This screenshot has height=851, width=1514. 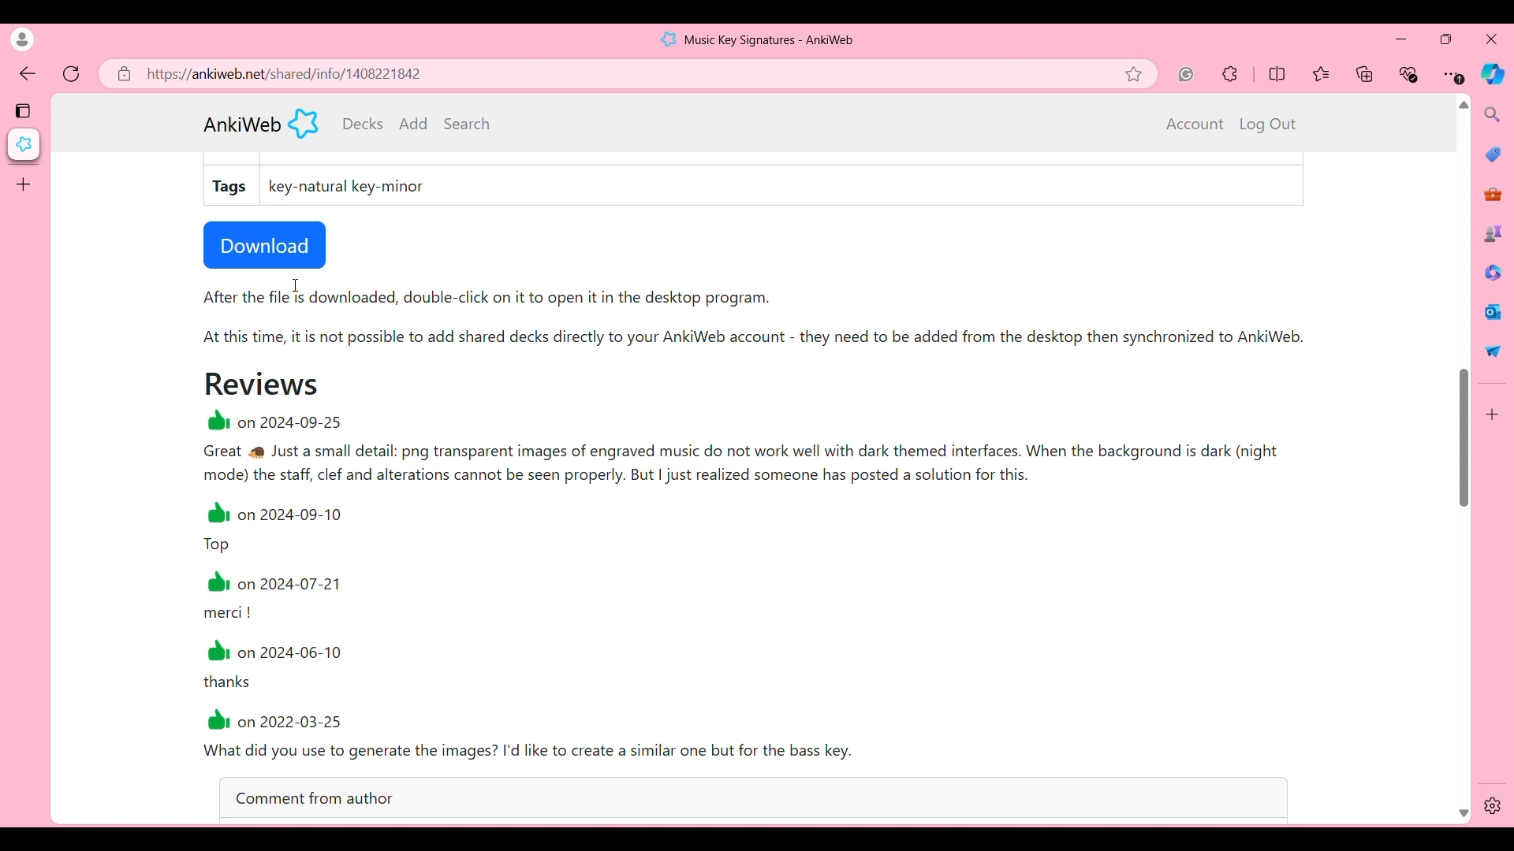 What do you see at coordinates (1186, 74) in the screenshot?
I see `Grammarly extension` at bounding box center [1186, 74].